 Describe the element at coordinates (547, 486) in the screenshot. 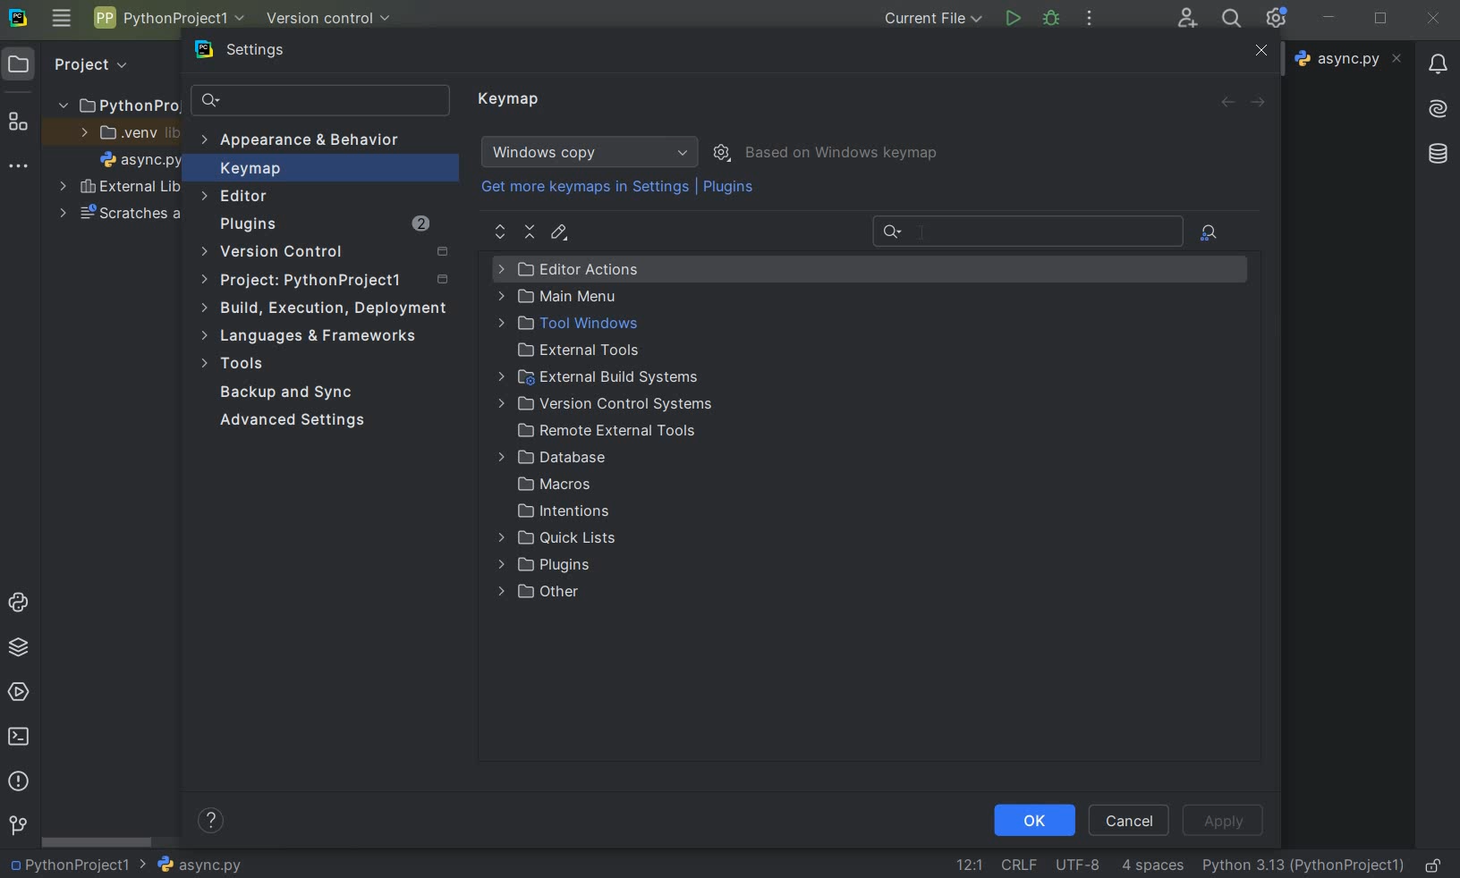

I see `macros` at that location.